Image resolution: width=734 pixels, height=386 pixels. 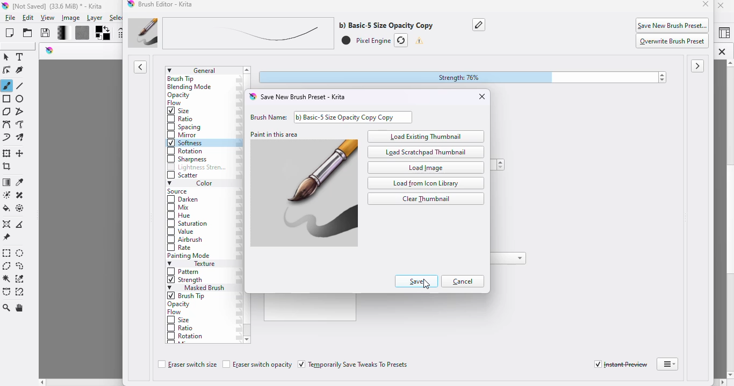 I want to click on brush editor - Krita, so click(x=167, y=4).